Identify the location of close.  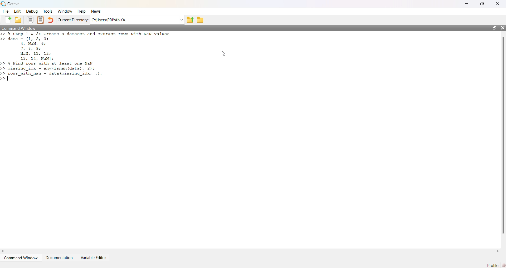
(498, 4).